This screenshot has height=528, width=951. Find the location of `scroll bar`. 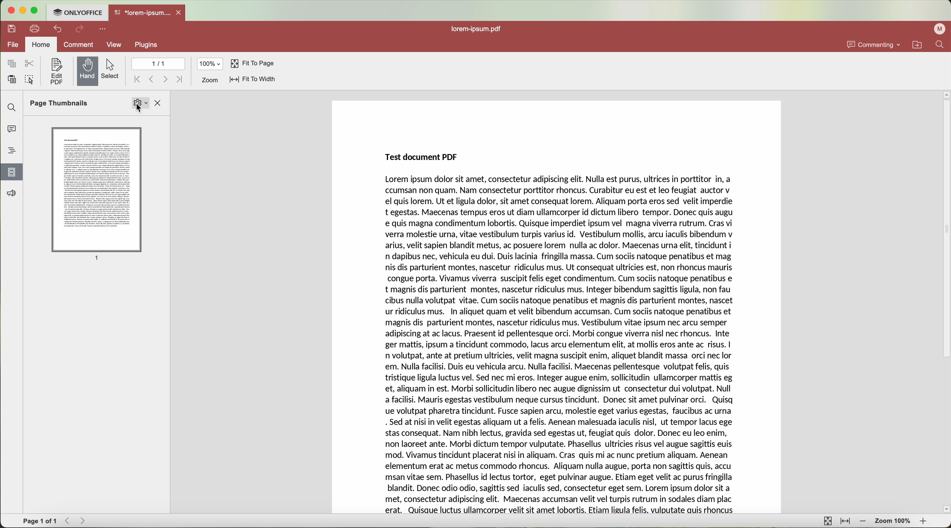

scroll bar is located at coordinates (945, 301).